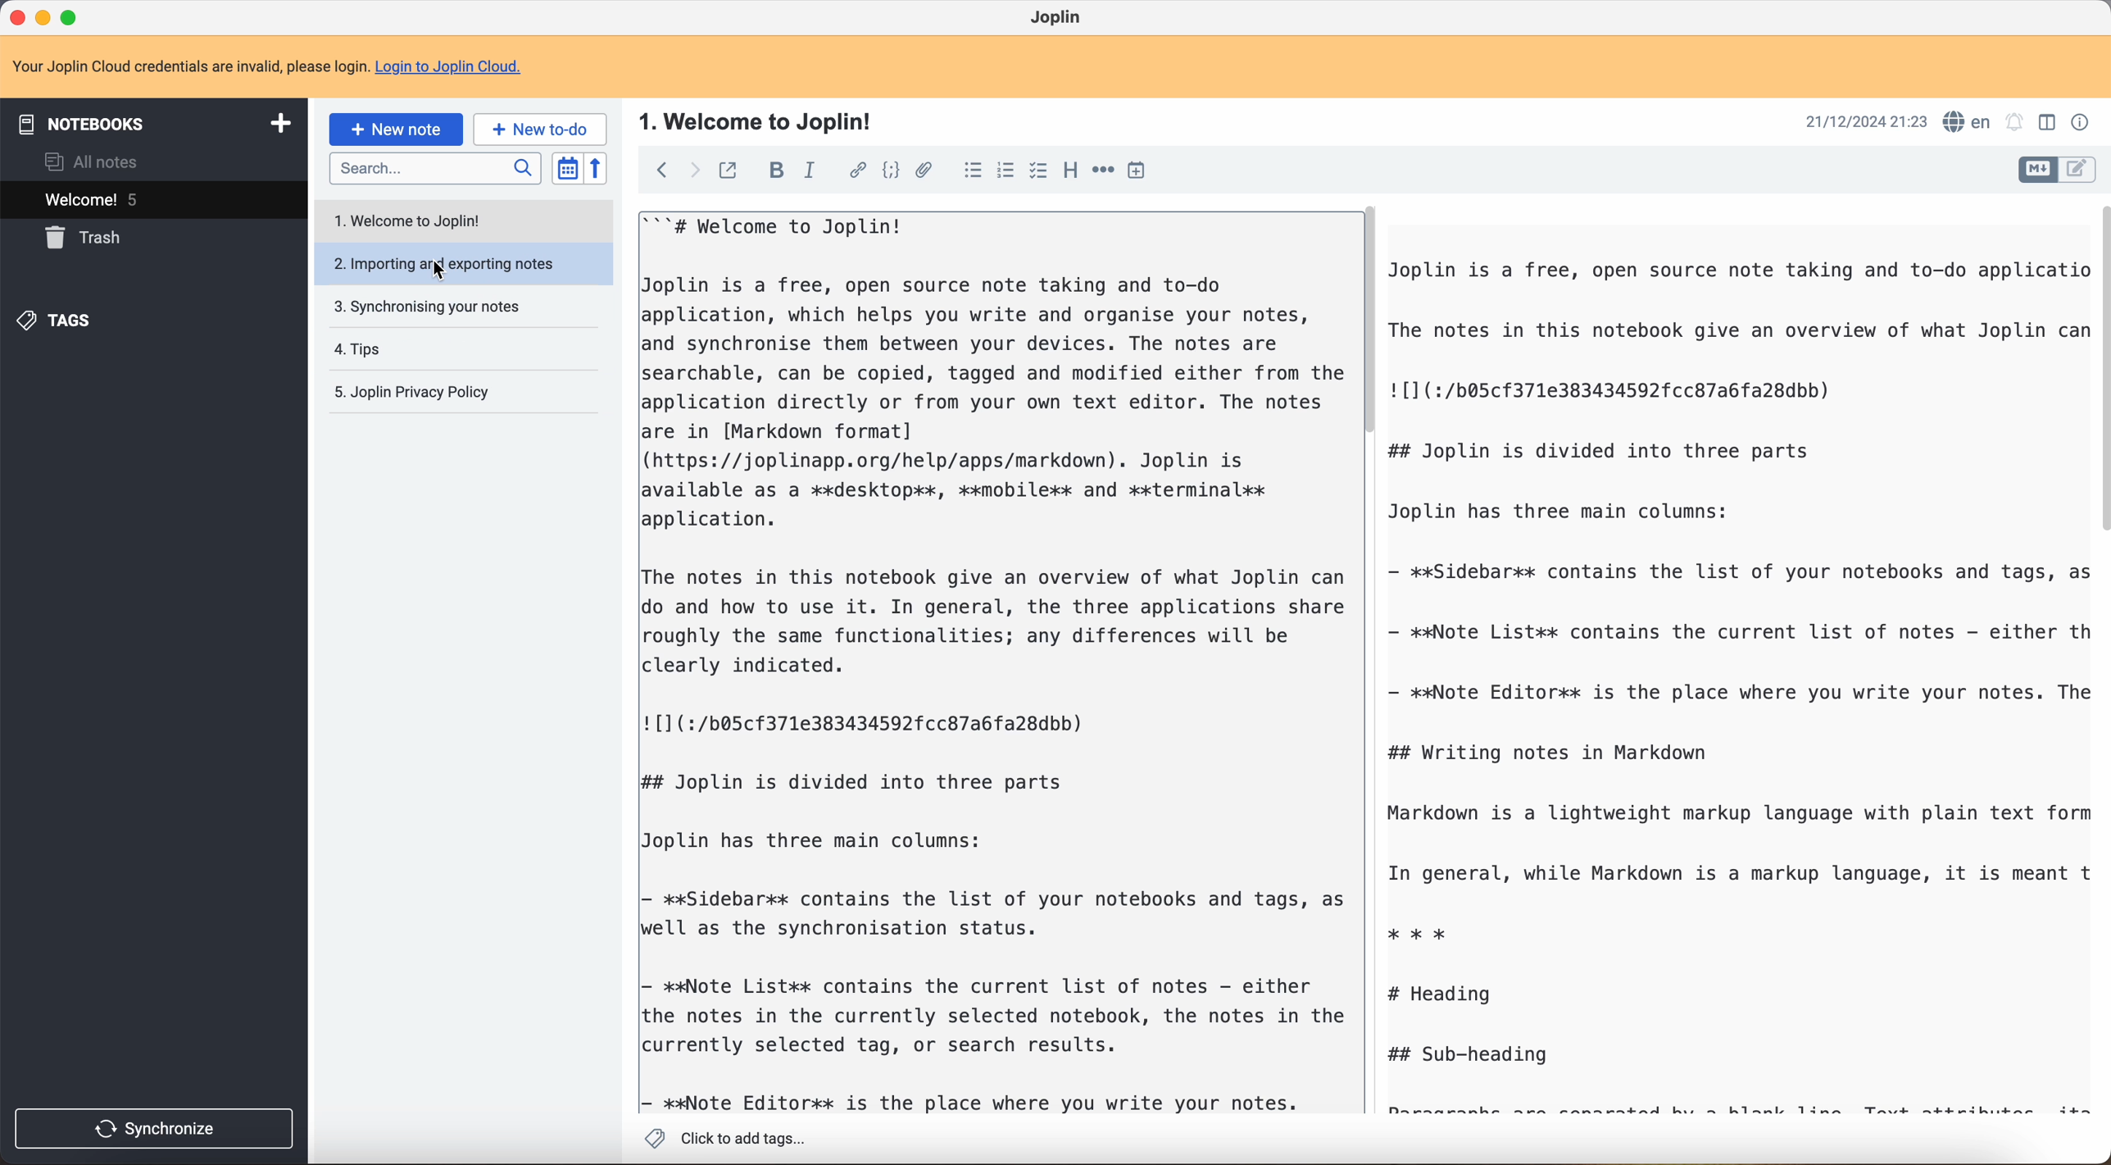 This screenshot has height=1165, width=2111. Describe the element at coordinates (2078, 169) in the screenshot. I see `toggle editor layout` at that location.